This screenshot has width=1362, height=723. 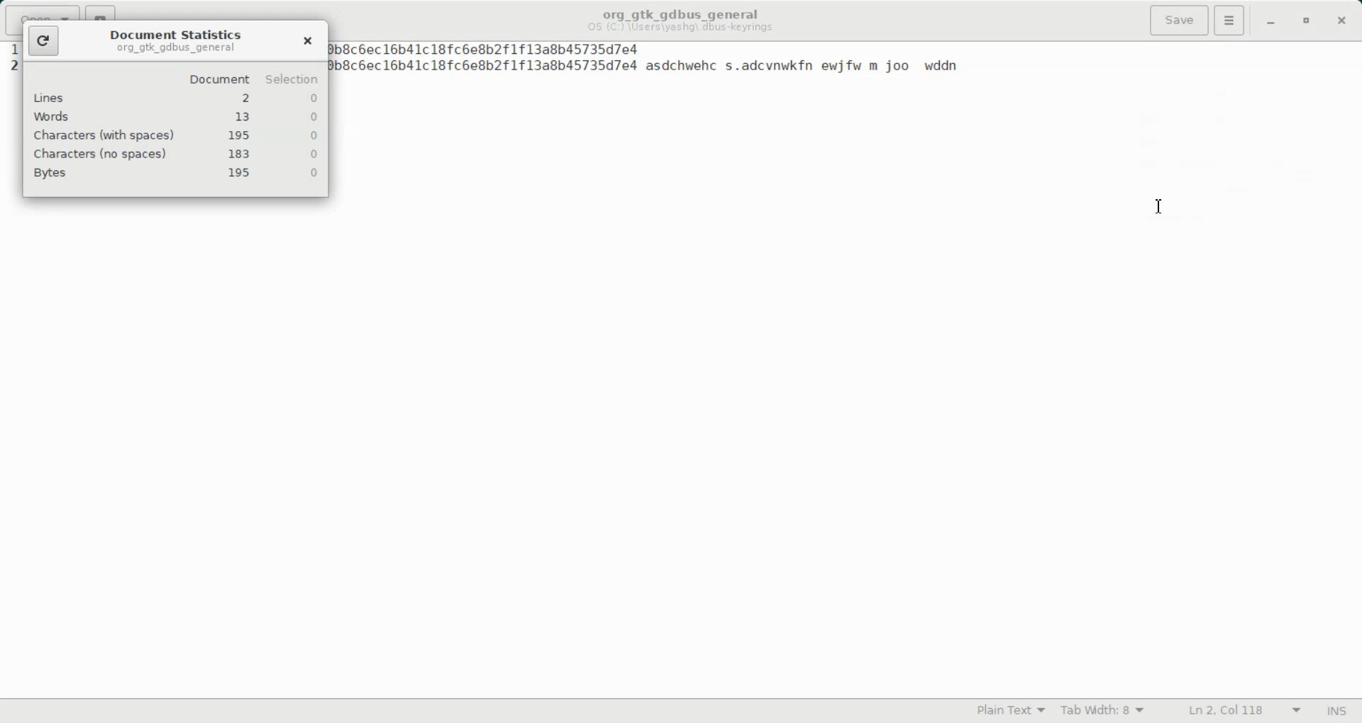 What do you see at coordinates (1178, 21) in the screenshot?
I see `Save` at bounding box center [1178, 21].